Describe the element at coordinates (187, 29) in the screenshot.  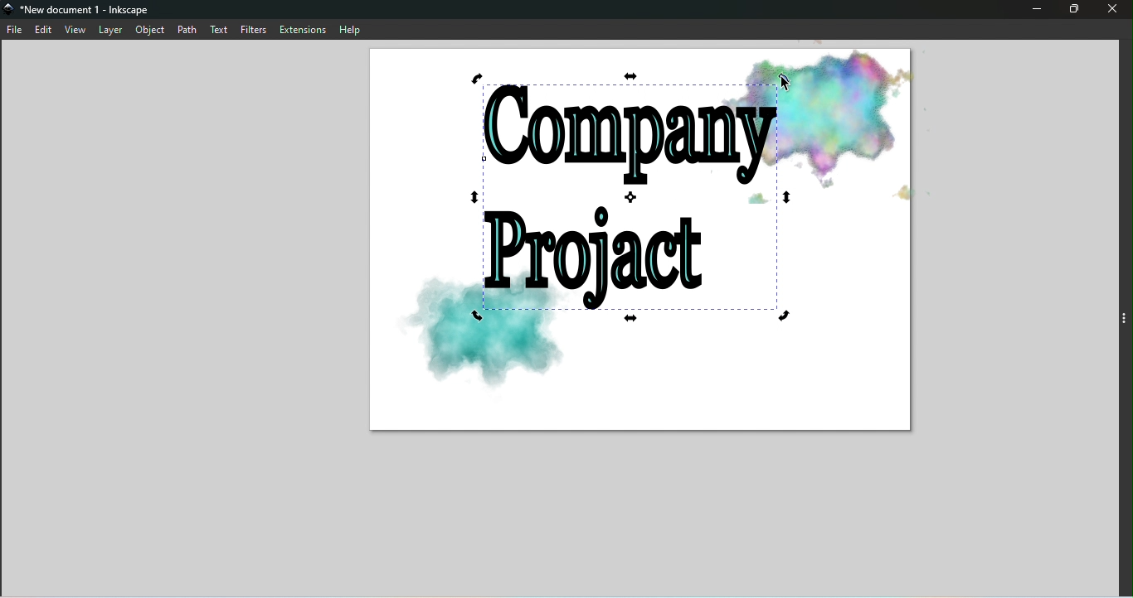
I see `Path` at that location.